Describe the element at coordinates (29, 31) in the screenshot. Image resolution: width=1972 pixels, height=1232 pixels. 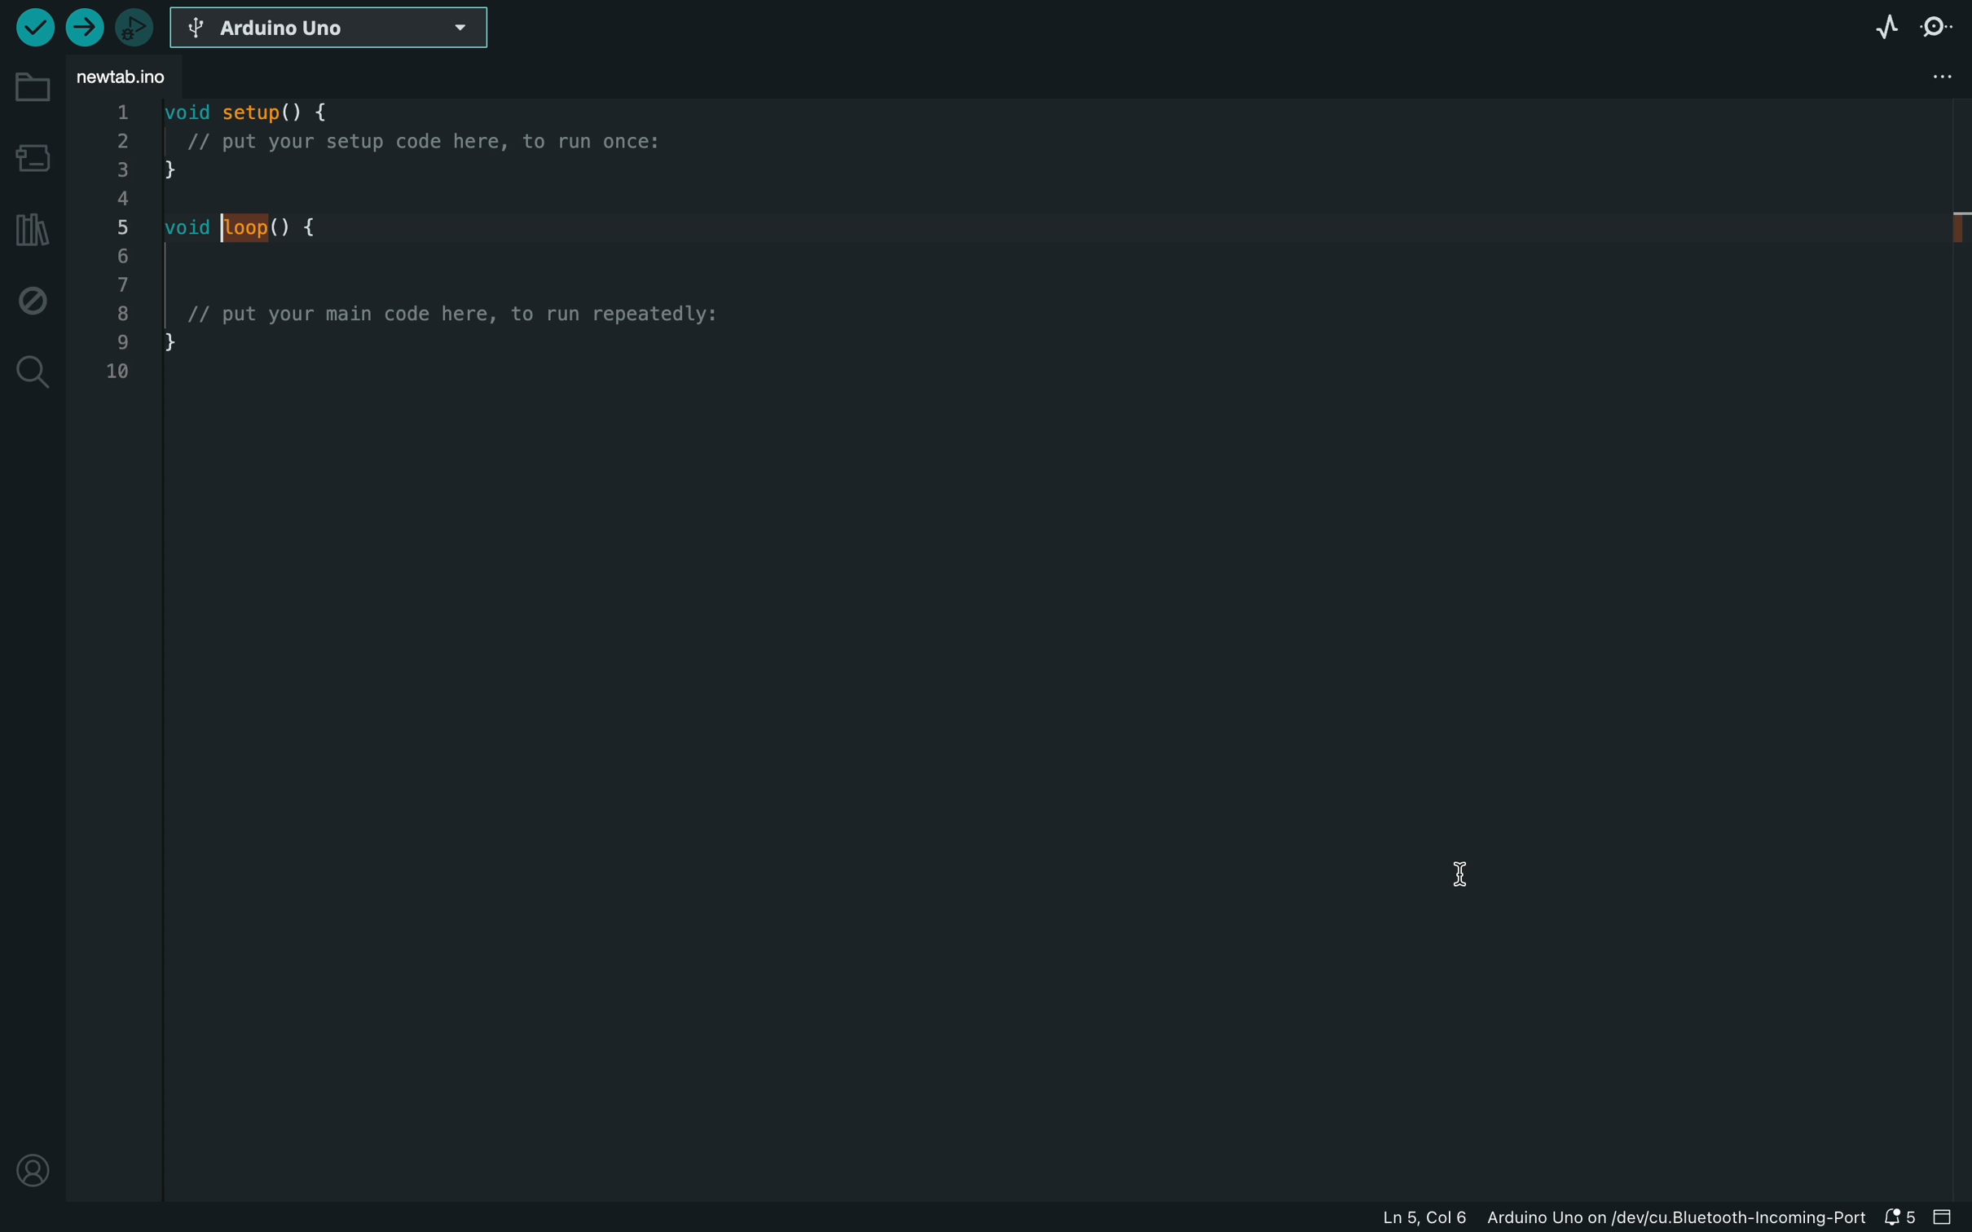
I see `verify` at that location.